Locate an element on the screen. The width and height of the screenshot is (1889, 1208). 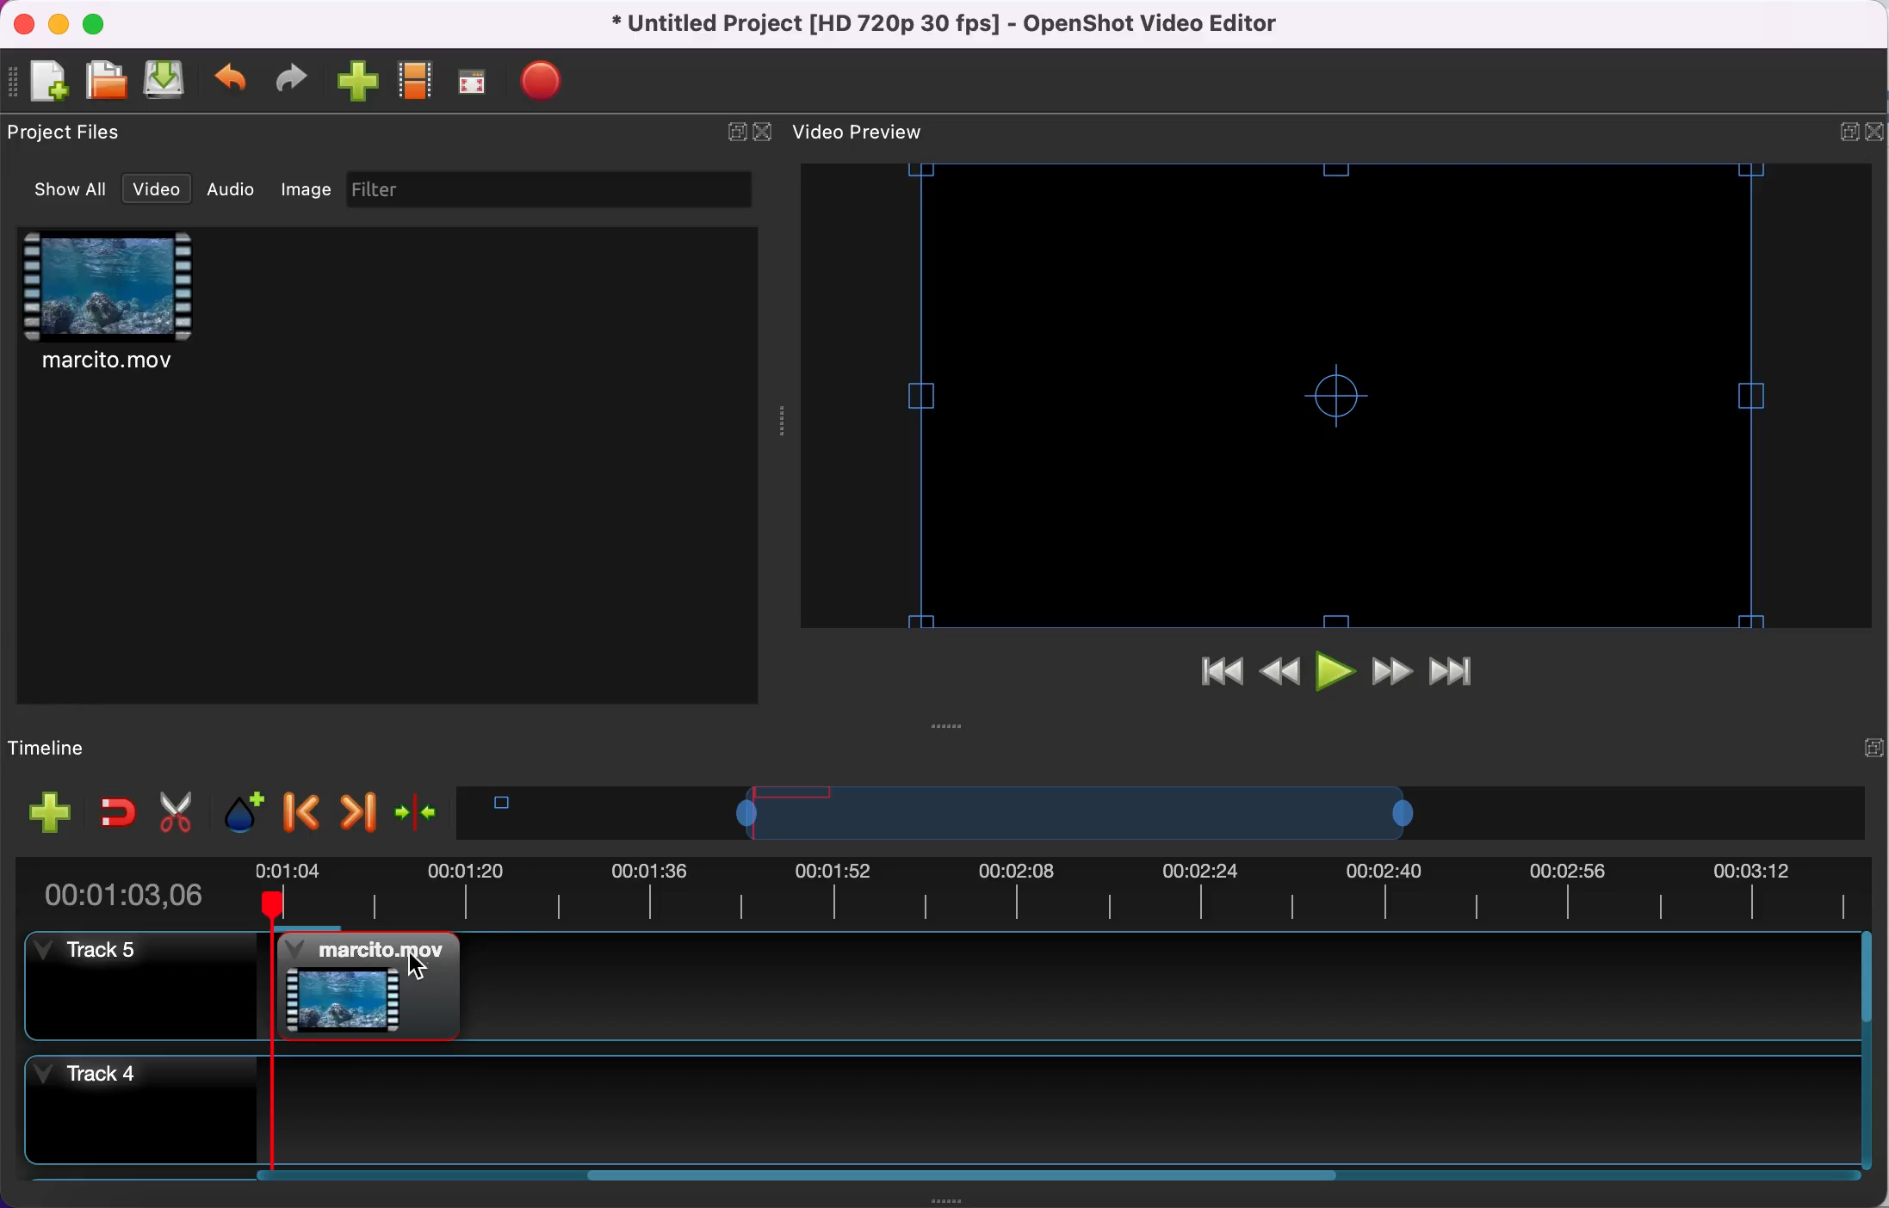
full screen is located at coordinates (474, 81).